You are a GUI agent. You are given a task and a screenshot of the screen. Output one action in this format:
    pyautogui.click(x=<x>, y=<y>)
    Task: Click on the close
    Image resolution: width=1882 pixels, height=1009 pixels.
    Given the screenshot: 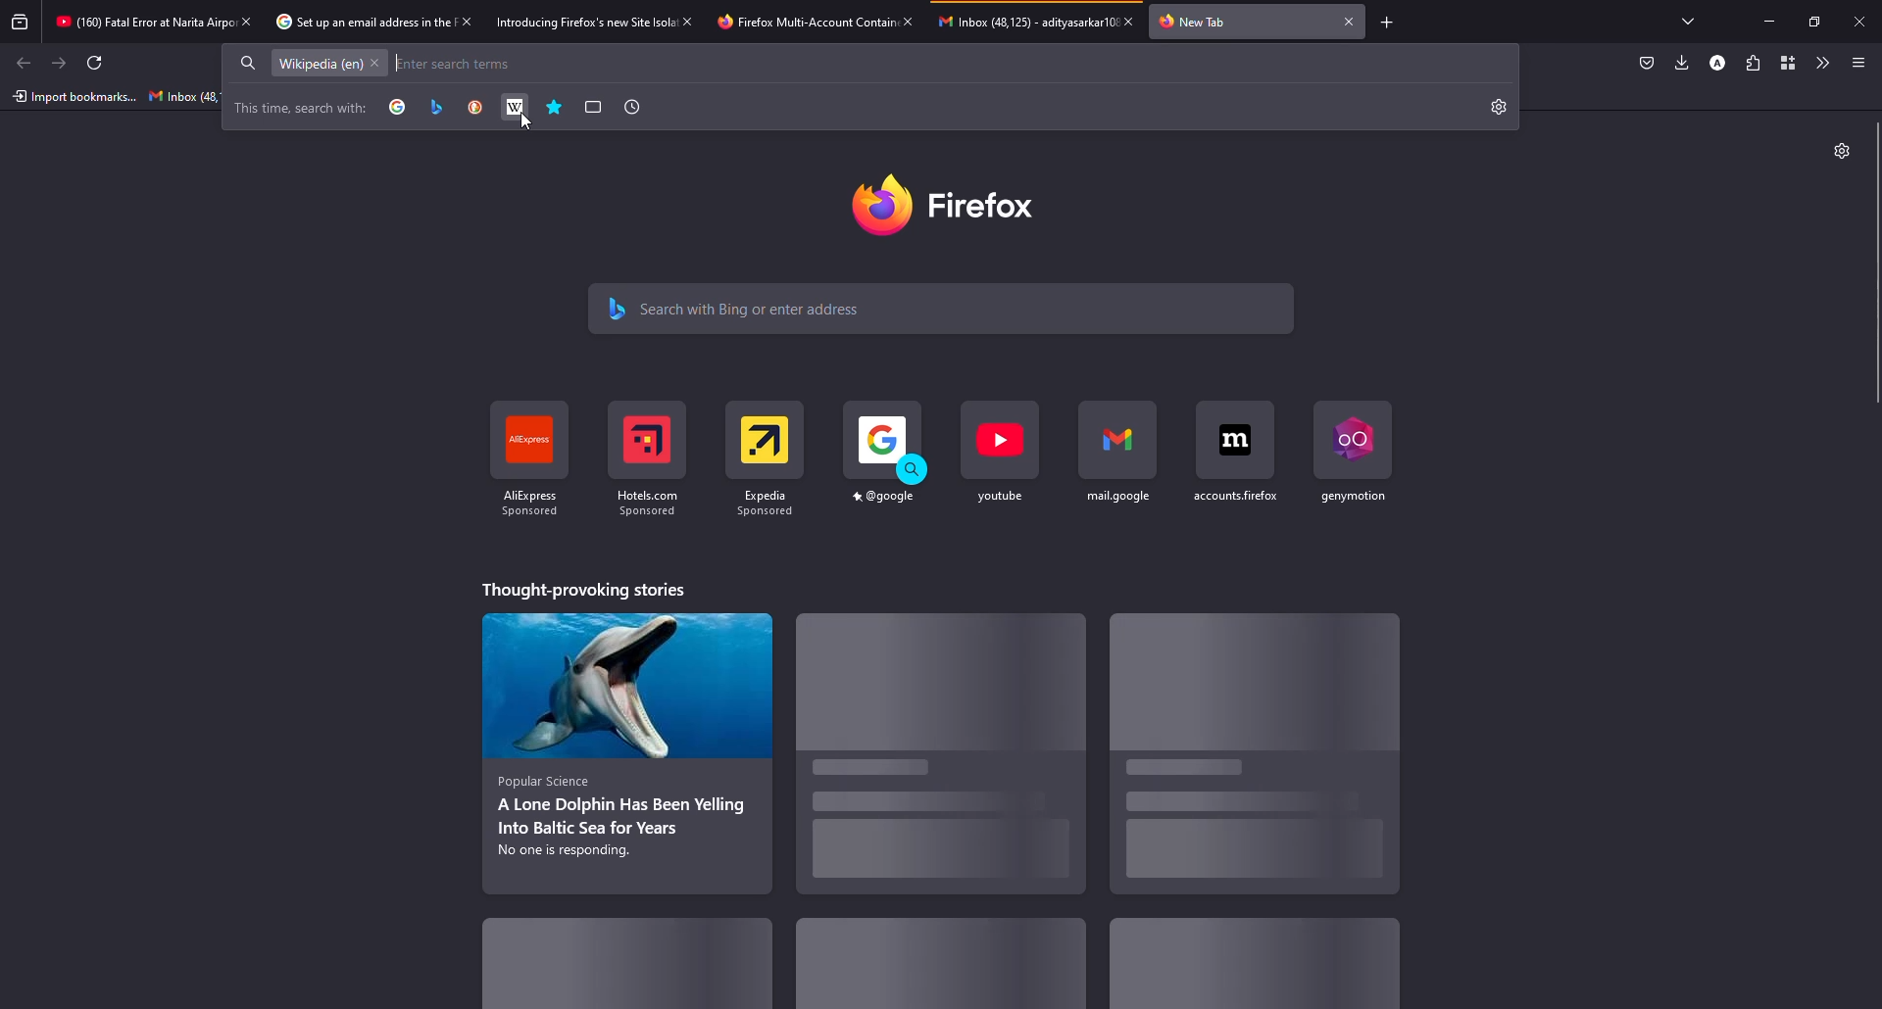 What is the action you would take?
    pyautogui.click(x=1859, y=21)
    